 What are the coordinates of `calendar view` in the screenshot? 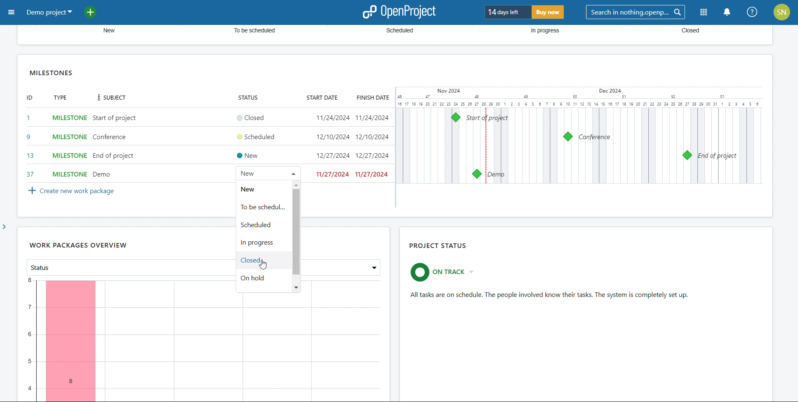 It's located at (580, 135).